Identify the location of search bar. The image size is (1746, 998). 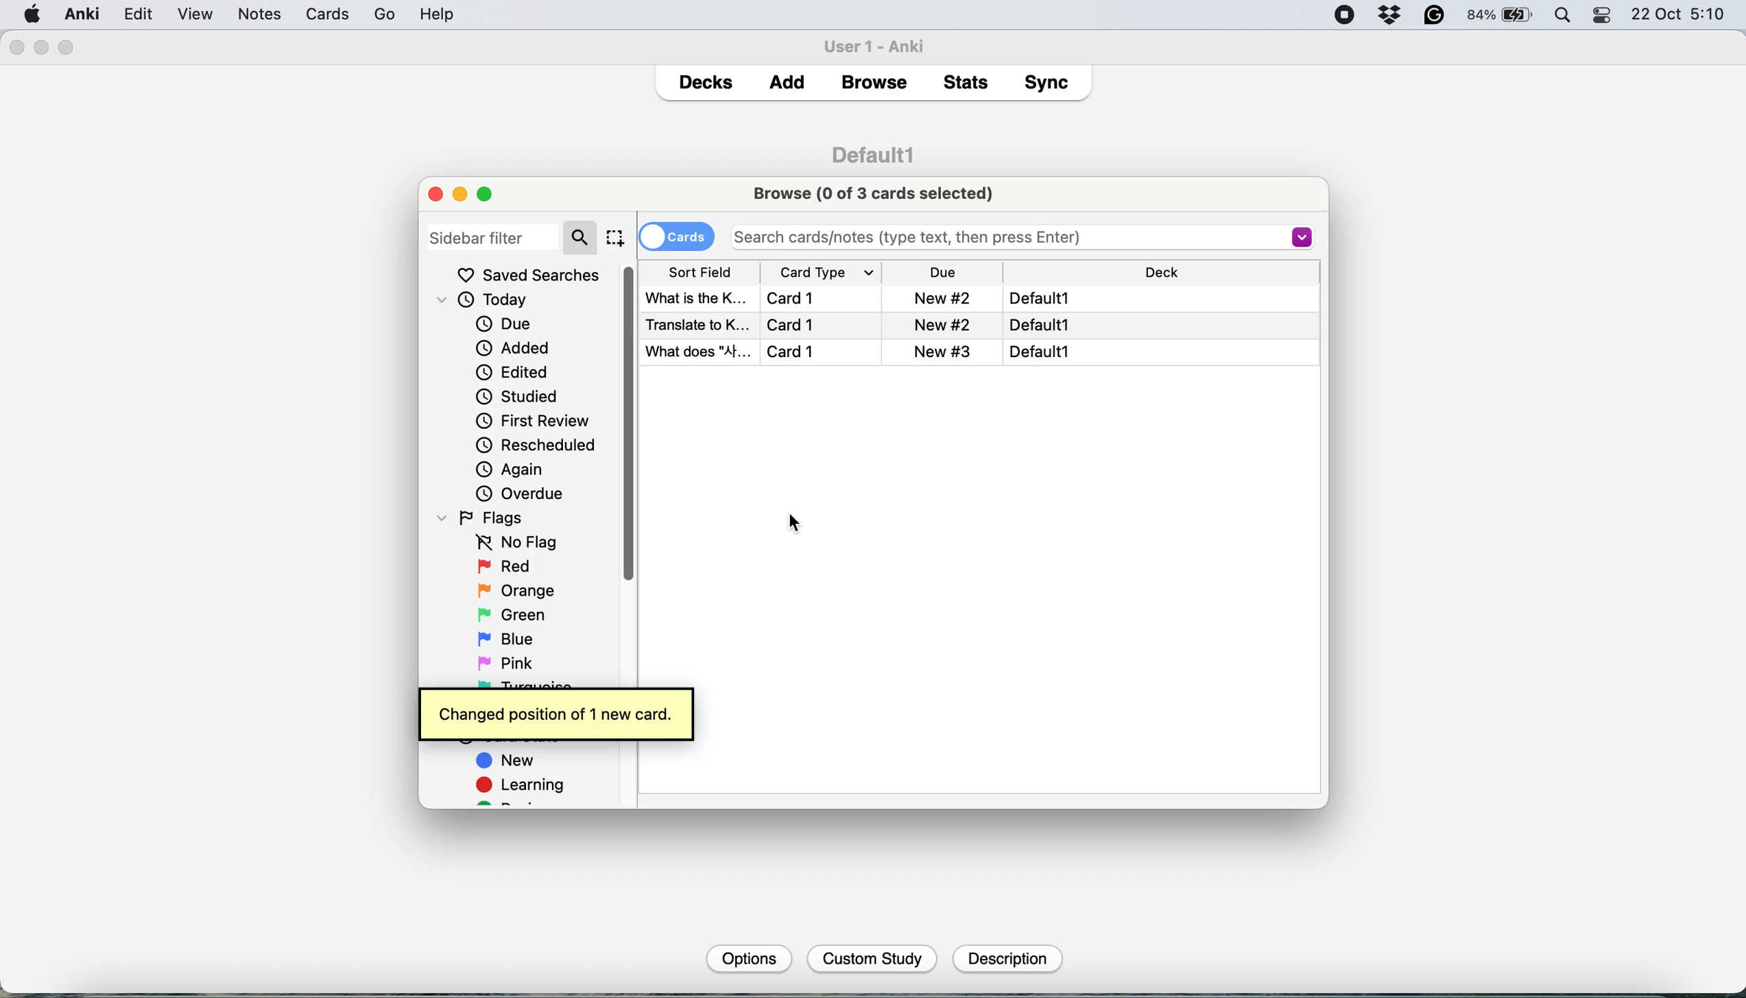
(512, 236).